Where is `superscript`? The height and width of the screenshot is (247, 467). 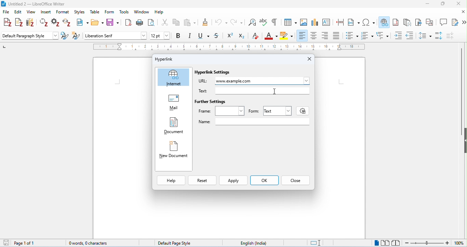 superscript is located at coordinates (230, 36).